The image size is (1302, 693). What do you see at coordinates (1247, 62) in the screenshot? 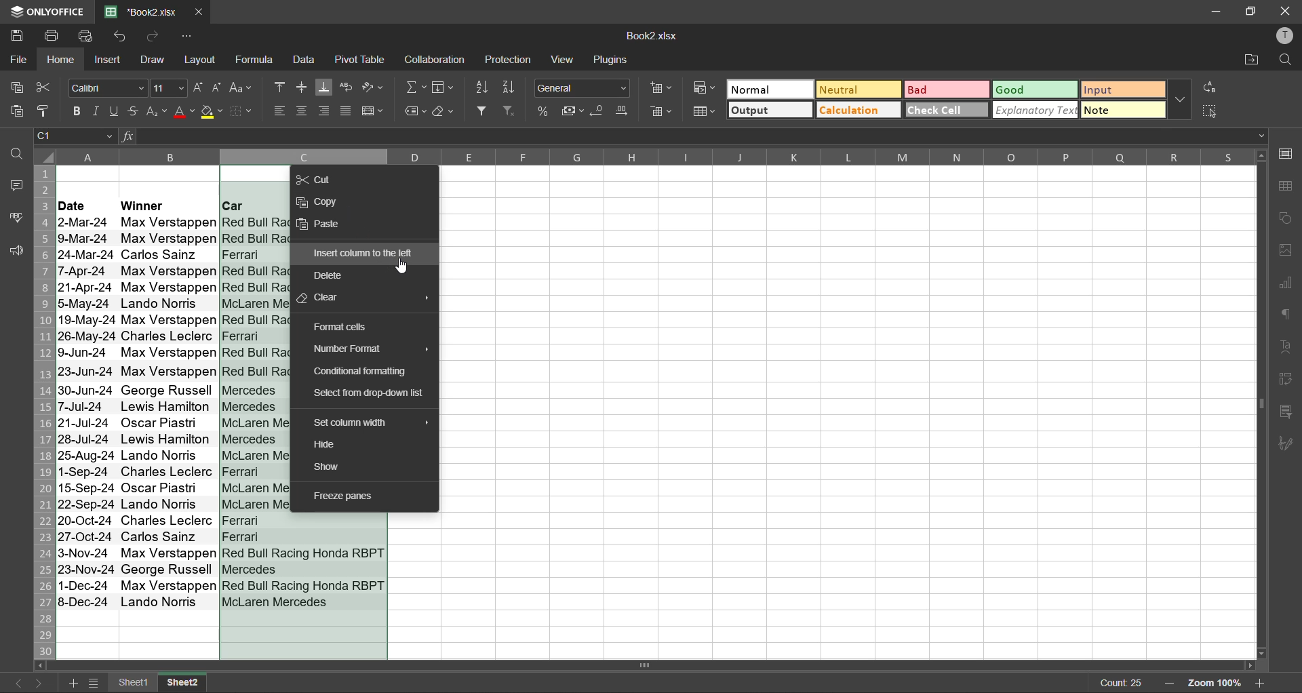
I see `open location` at bounding box center [1247, 62].